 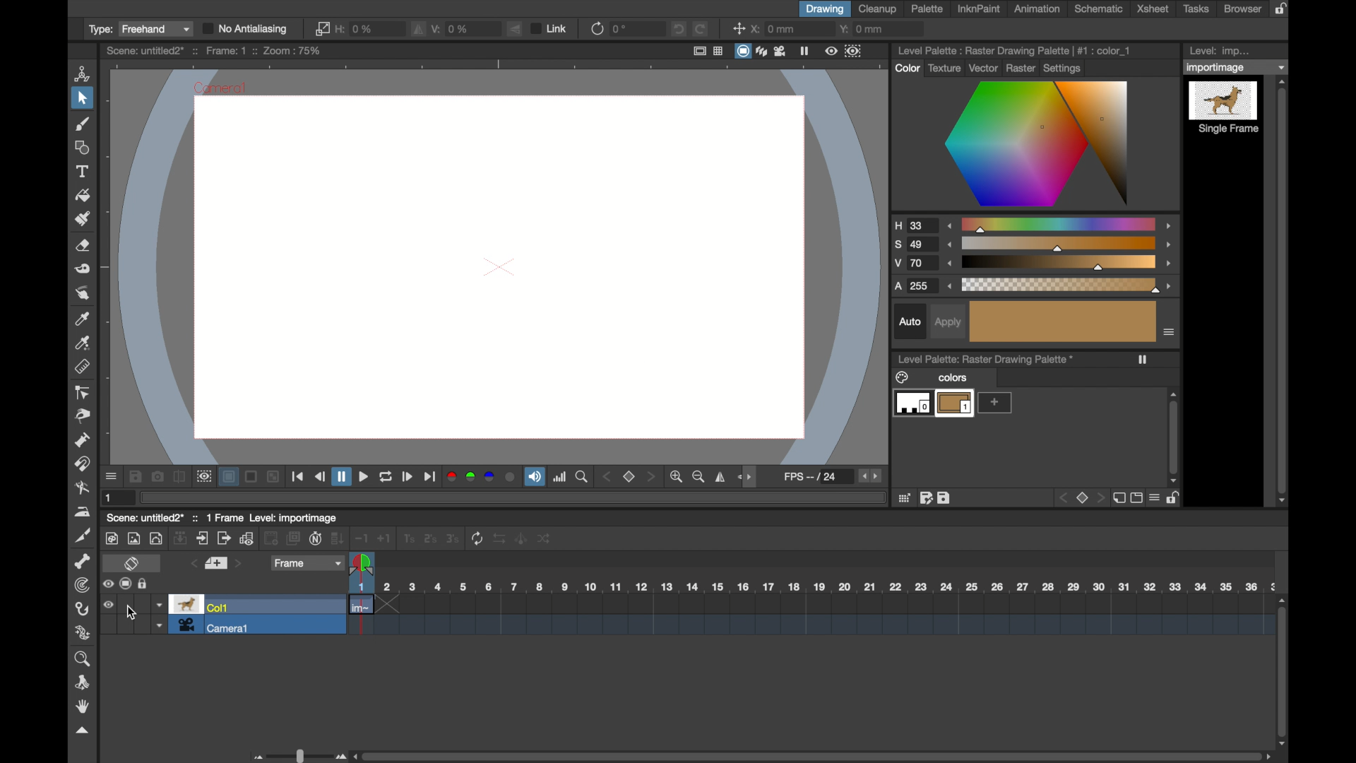 I want to click on front, so click(x=651, y=477).